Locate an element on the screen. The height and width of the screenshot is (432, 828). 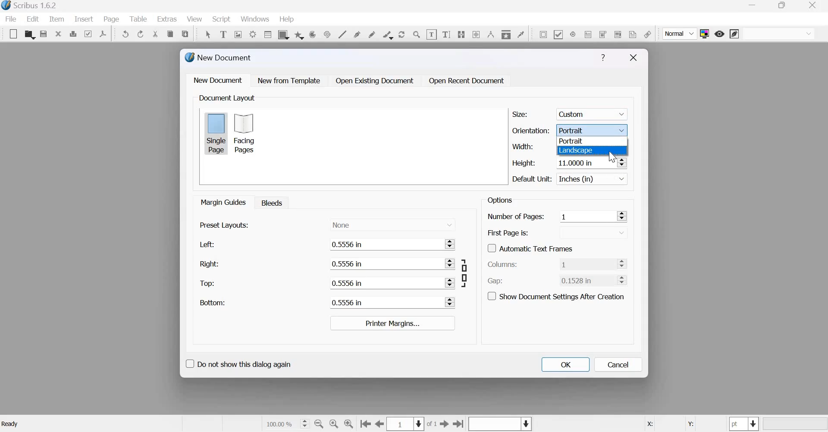
unlink text frames is located at coordinates (476, 34).